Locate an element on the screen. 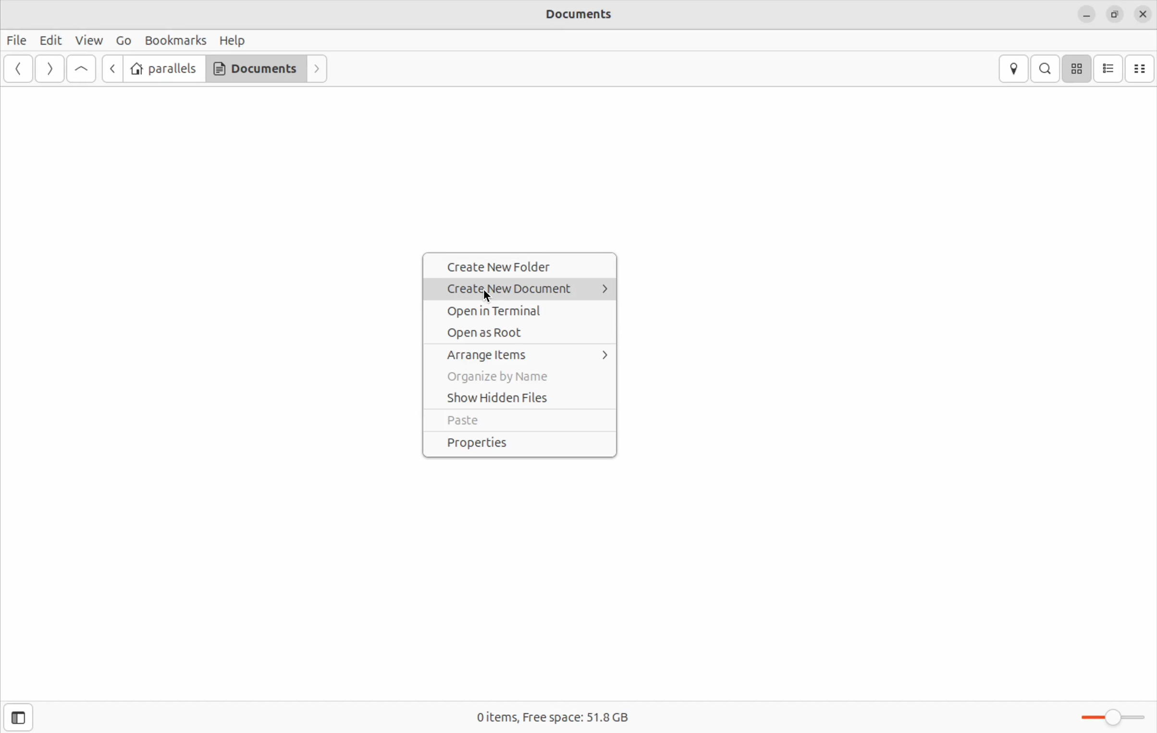 Image resolution: width=1157 pixels, height=733 pixels. compact view is located at coordinates (1141, 68).